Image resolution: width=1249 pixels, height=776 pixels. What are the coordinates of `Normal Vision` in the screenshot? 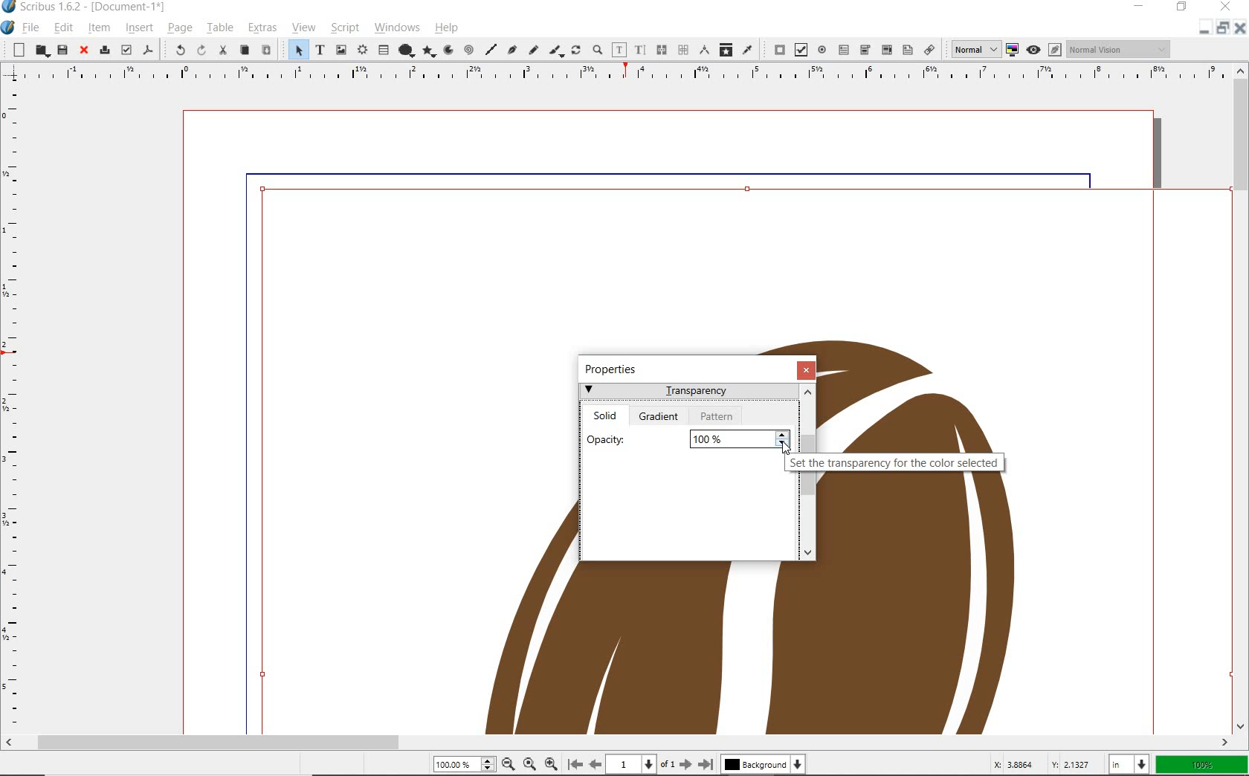 It's located at (1120, 48).